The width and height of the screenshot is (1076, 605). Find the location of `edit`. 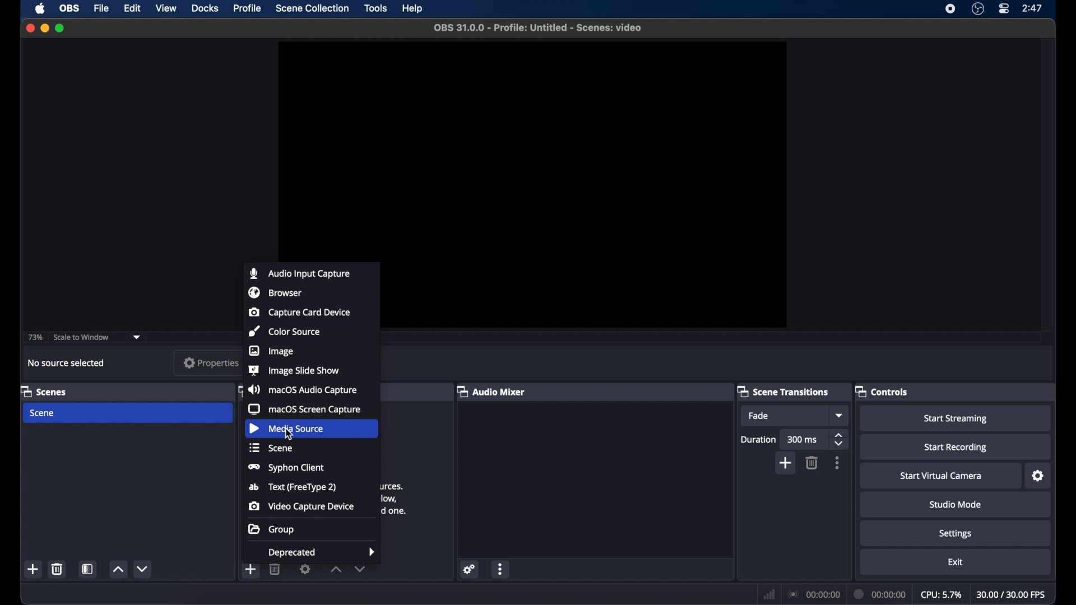

edit is located at coordinates (132, 8).